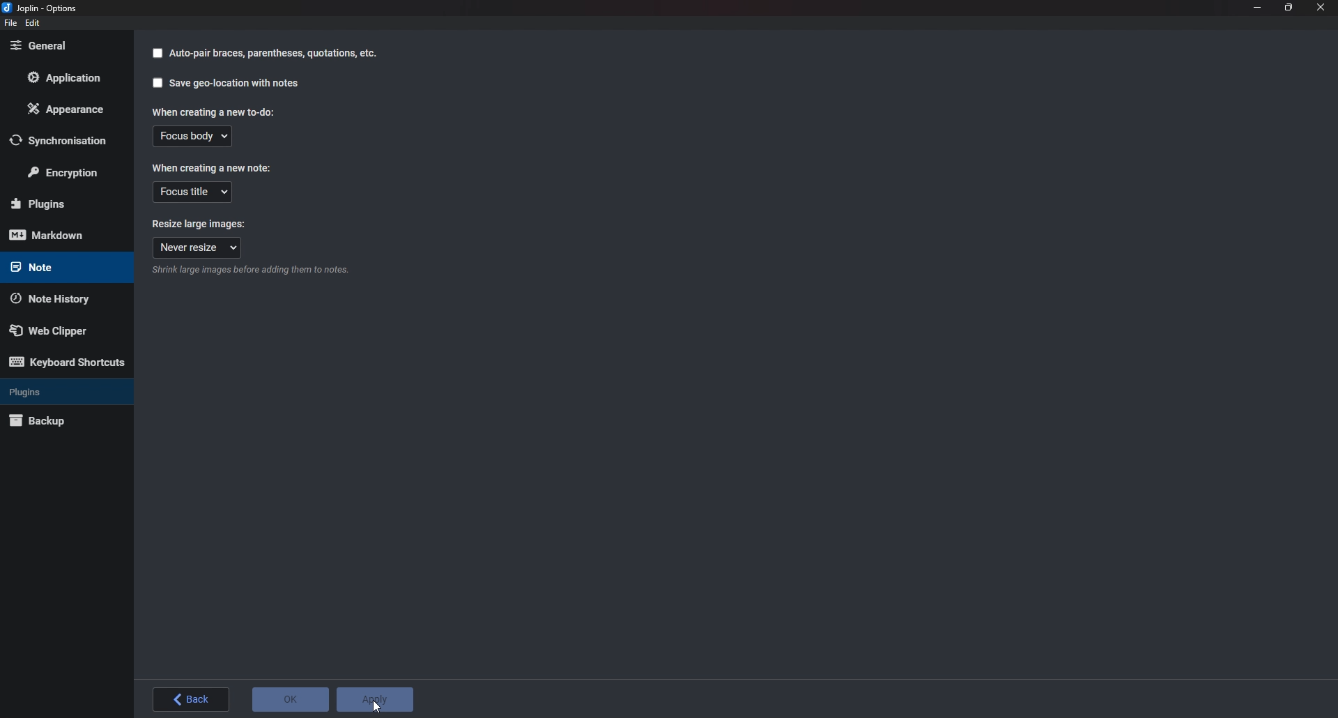 The height and width of the screenshot is (718, 1338). What do you see at coordinates (1321, 7) in the screenshot?
I see `close` at bounding box center [1321, 7].